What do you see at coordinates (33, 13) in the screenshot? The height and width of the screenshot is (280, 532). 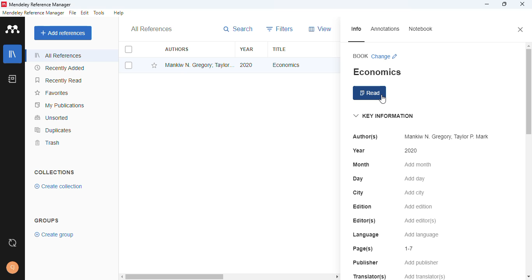 I see `mendeley reference manager` at bounding box center [33, 13].